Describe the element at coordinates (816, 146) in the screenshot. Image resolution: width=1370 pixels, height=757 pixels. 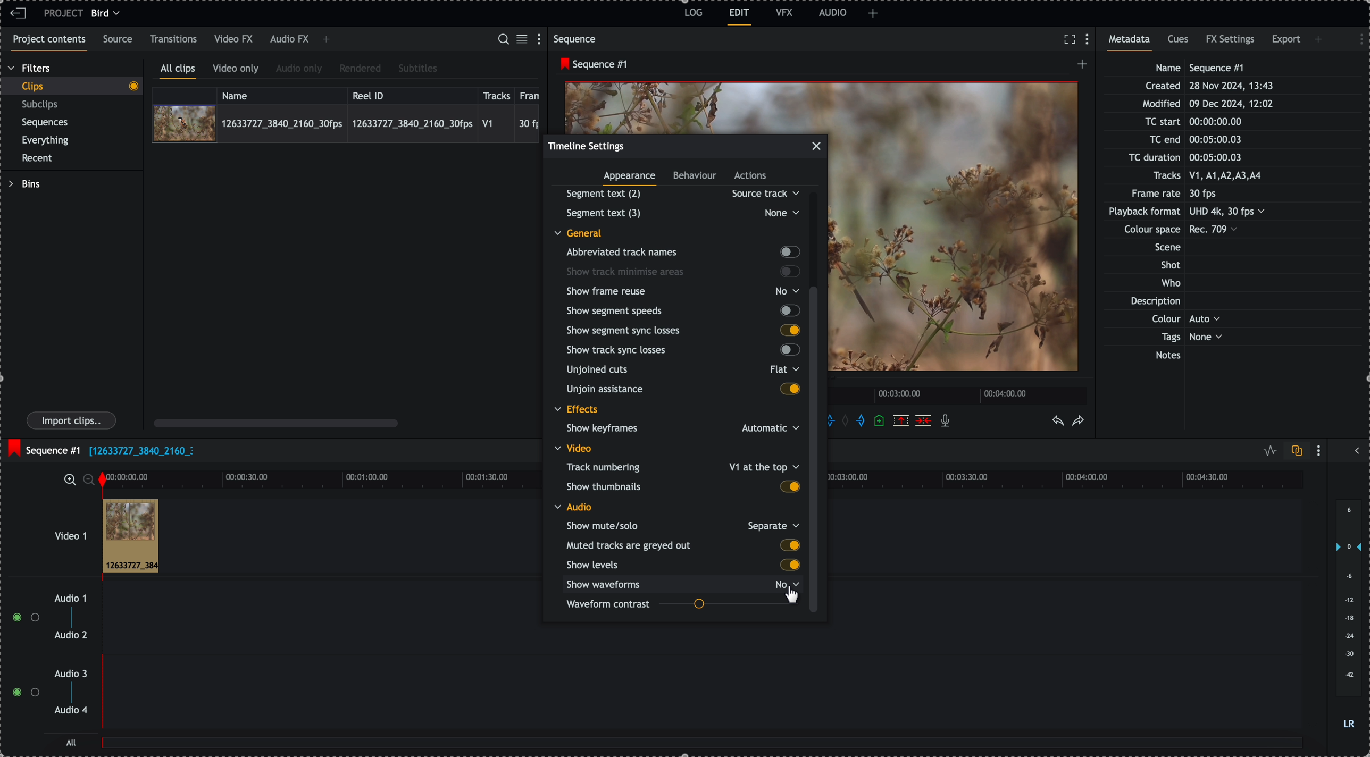
I see `close popup` at that location.